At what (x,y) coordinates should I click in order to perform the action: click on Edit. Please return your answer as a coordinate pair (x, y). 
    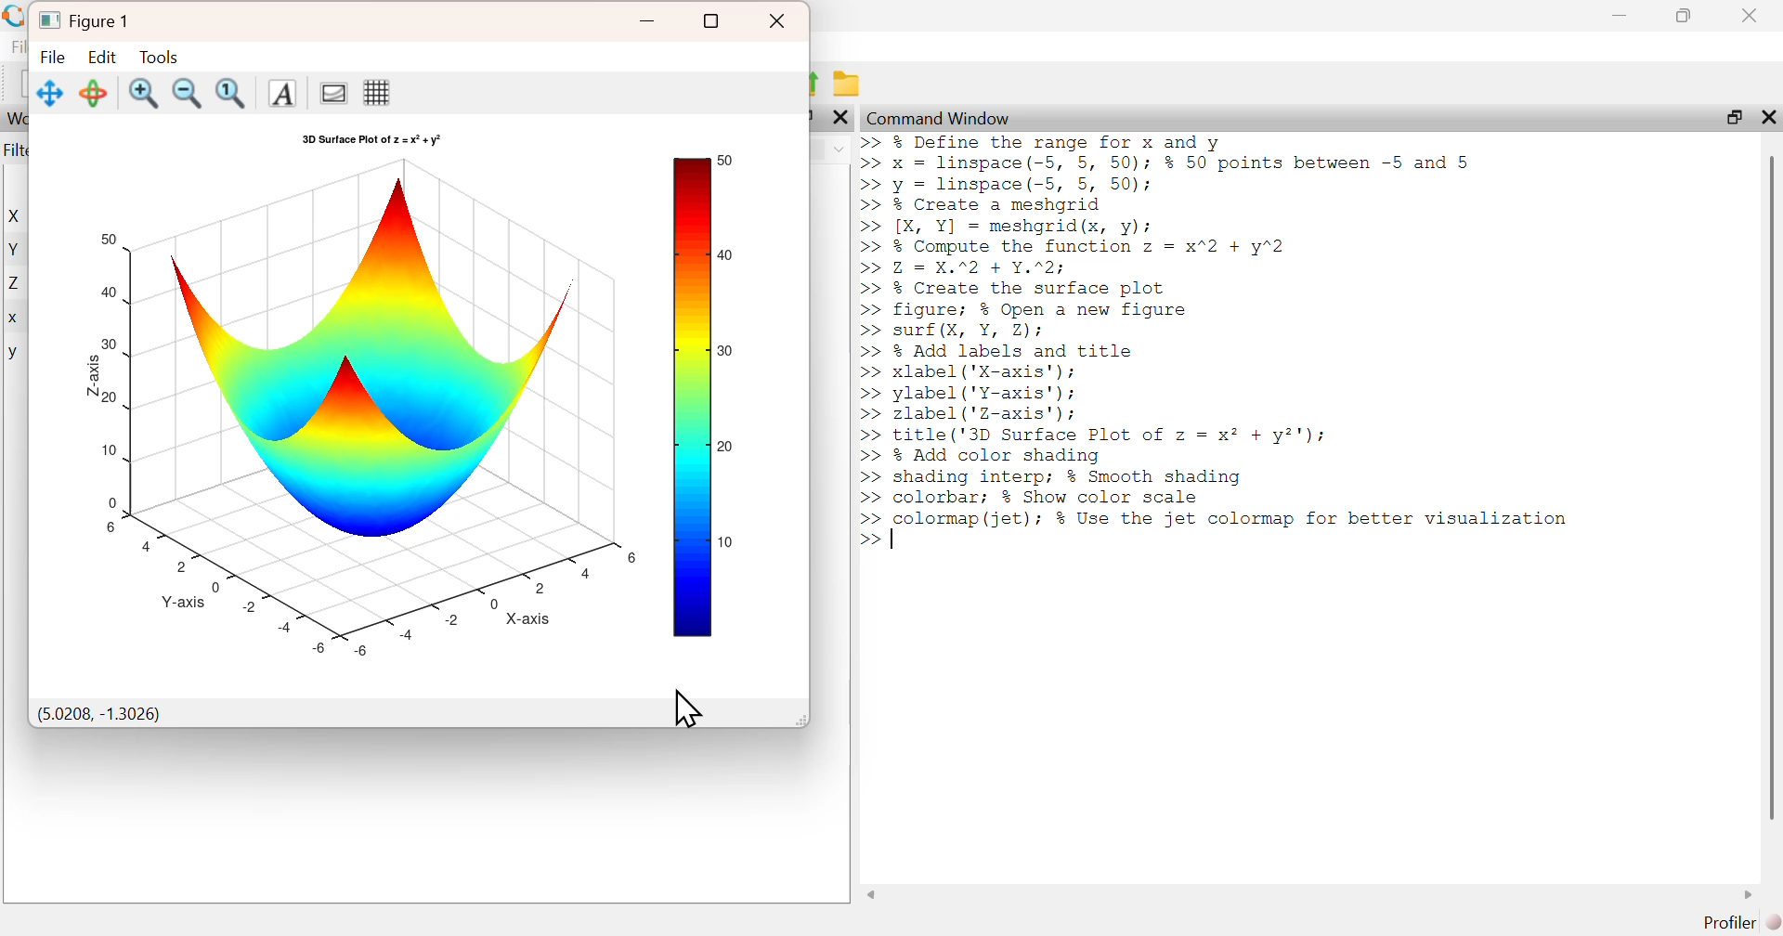
    Looking at the image, I should click on (102, 56).